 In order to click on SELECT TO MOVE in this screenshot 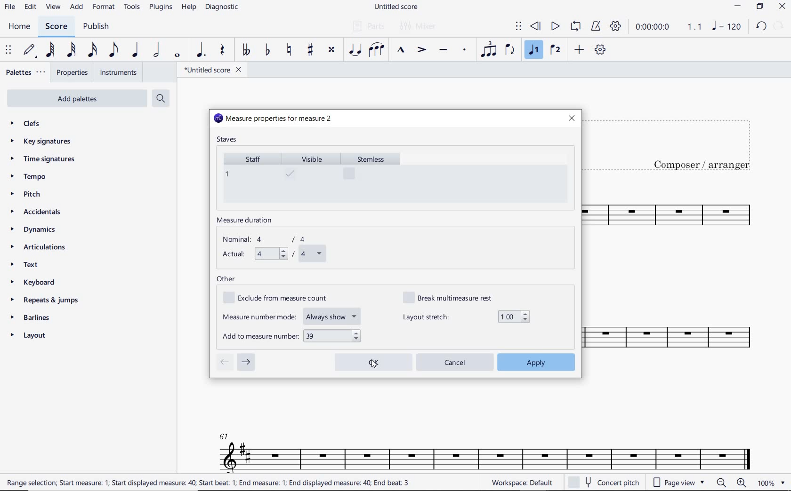, I will do `click(518, 27)`.